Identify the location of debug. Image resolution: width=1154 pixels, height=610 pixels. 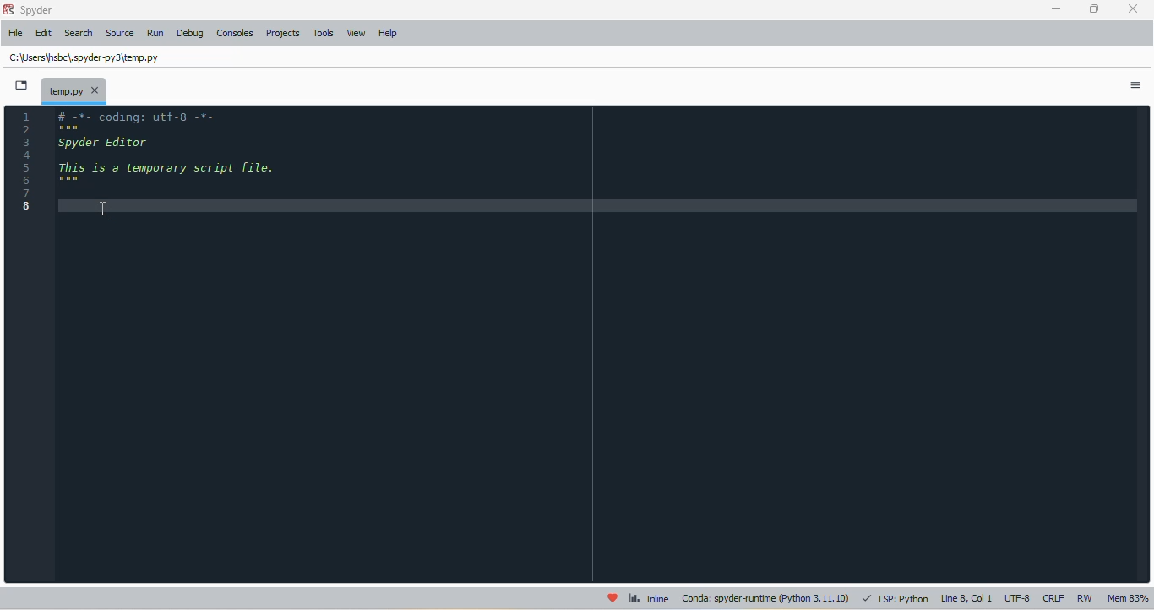
(190, 33).